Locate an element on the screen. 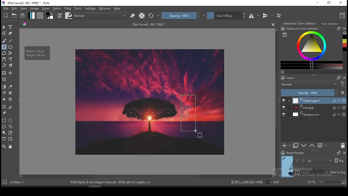 The width and height of the screenshot is (348, 196). zoom tool is located at coordinates (4, 147).